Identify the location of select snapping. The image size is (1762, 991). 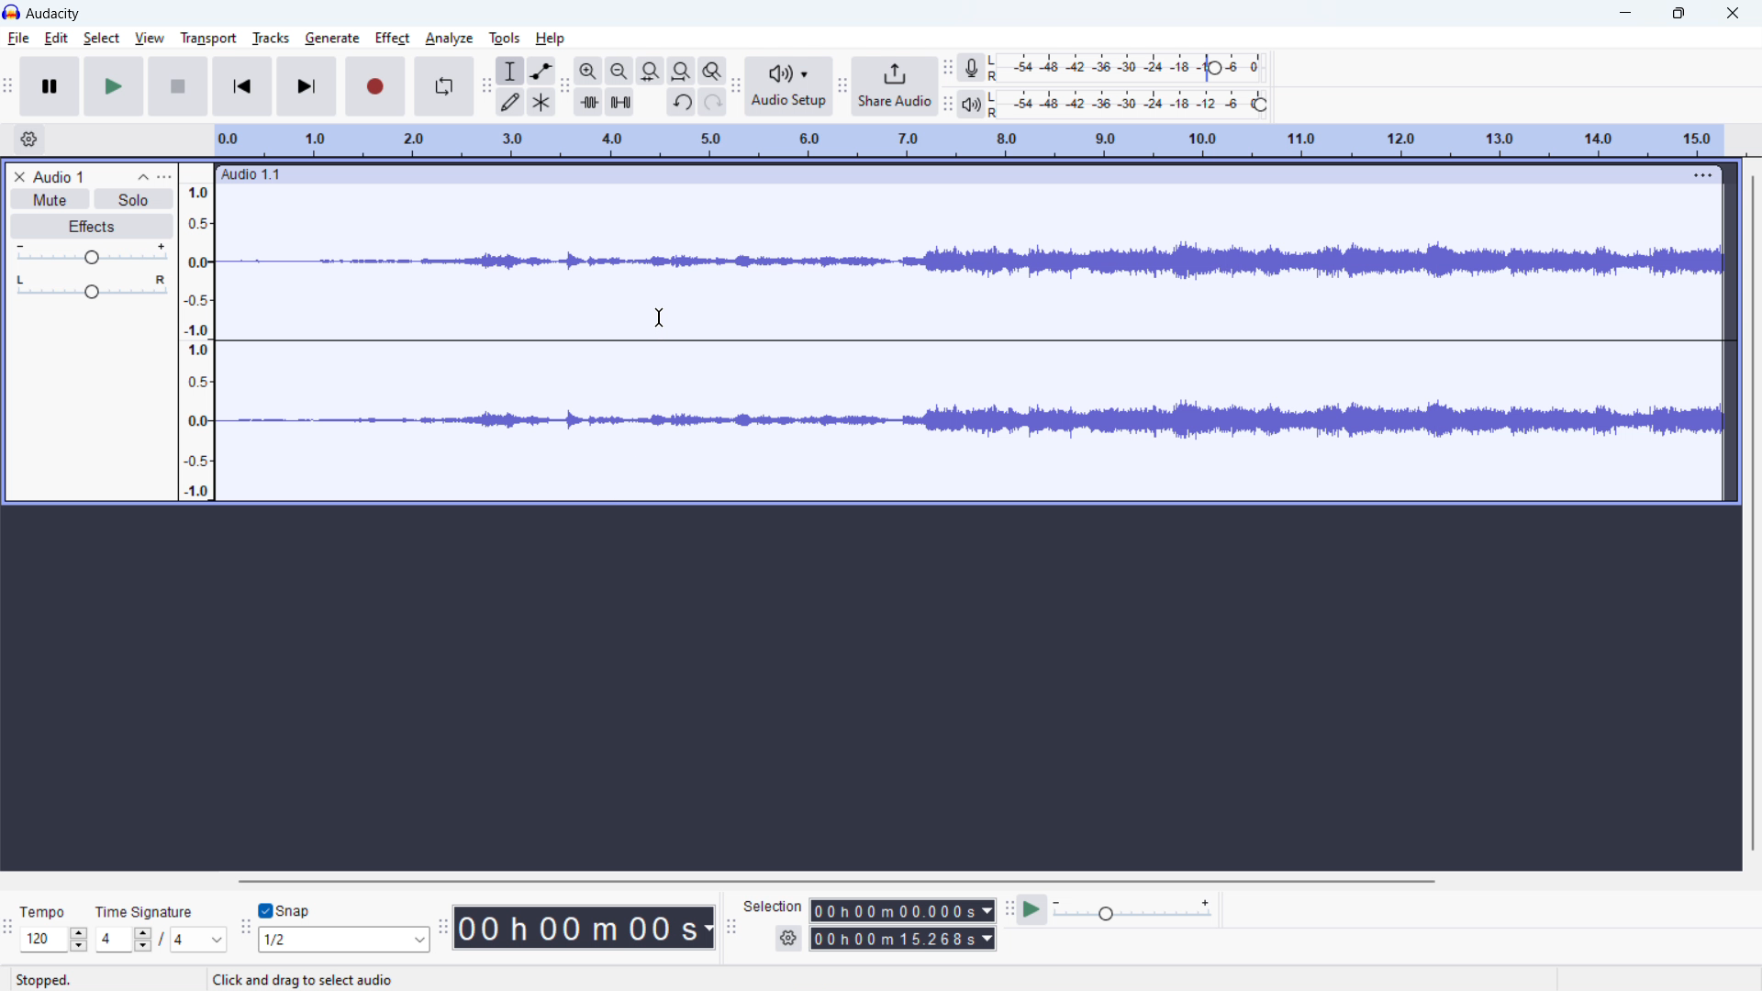
(342, 940).